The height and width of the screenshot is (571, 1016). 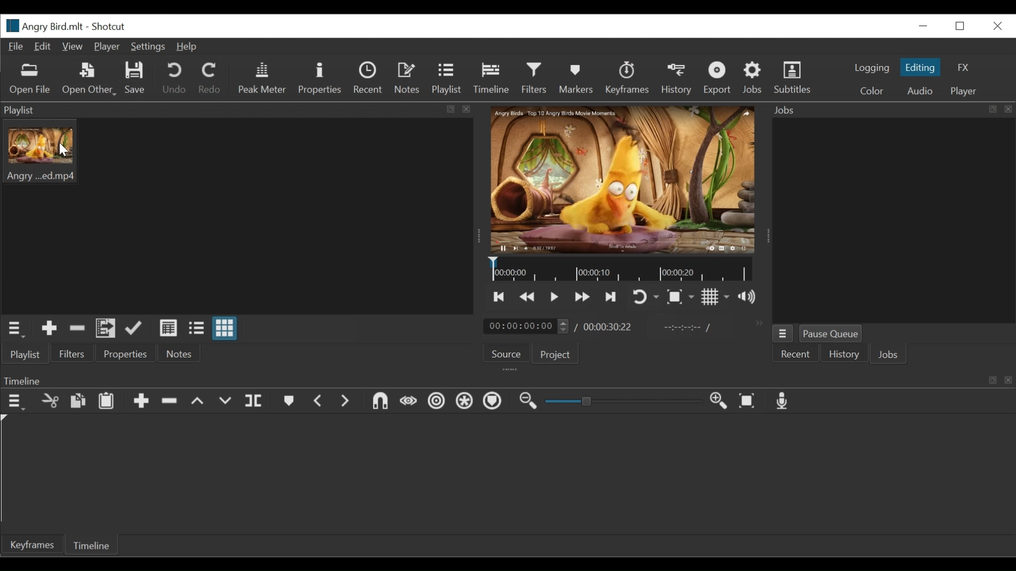 I want to click on View, so click(x=71, y=47).